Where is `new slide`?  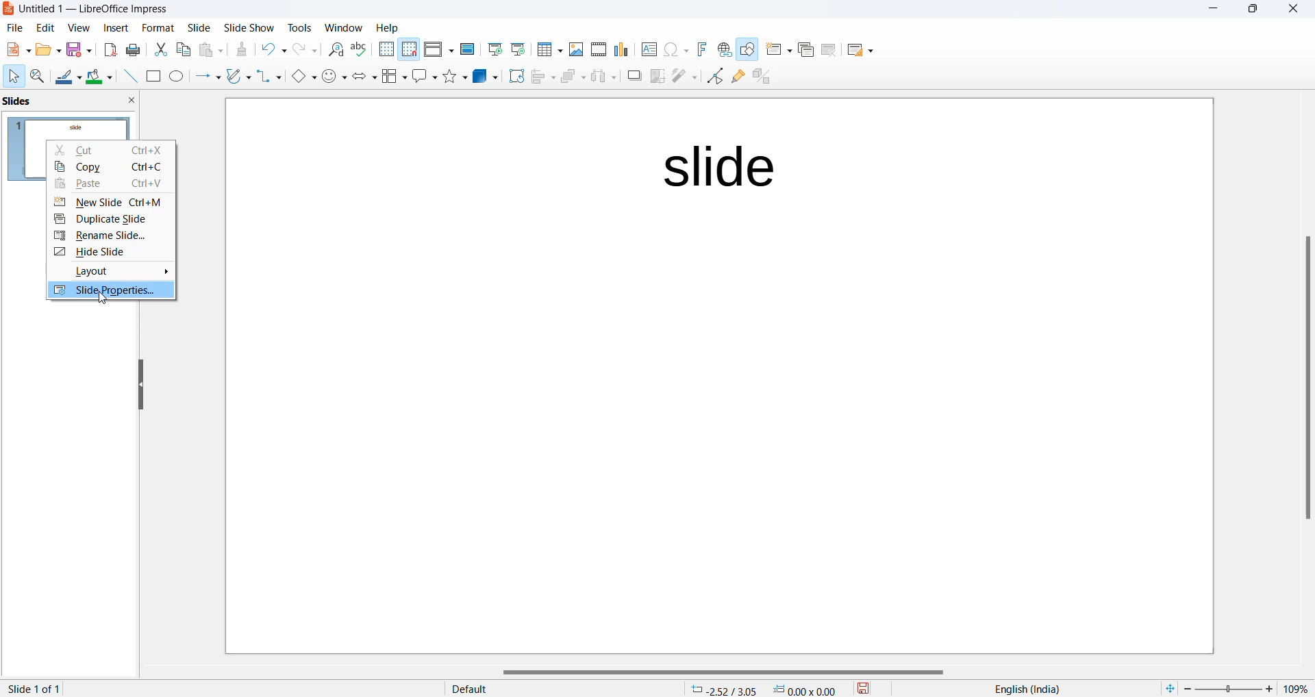 new slide is located at coordinates (779, 53).